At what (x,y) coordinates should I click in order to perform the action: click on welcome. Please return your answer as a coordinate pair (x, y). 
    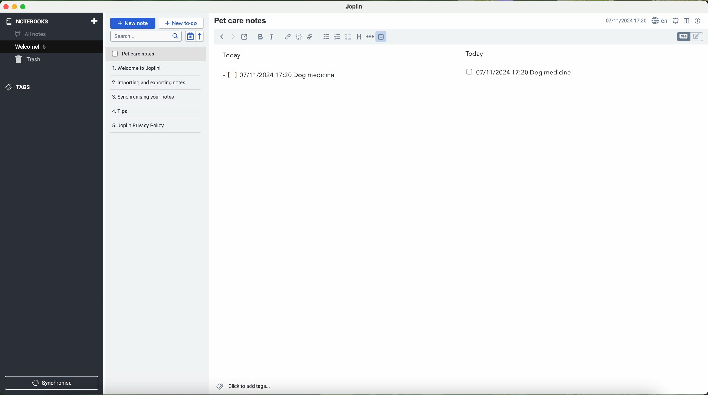
    Looking at the image, I should click on (51, 48).